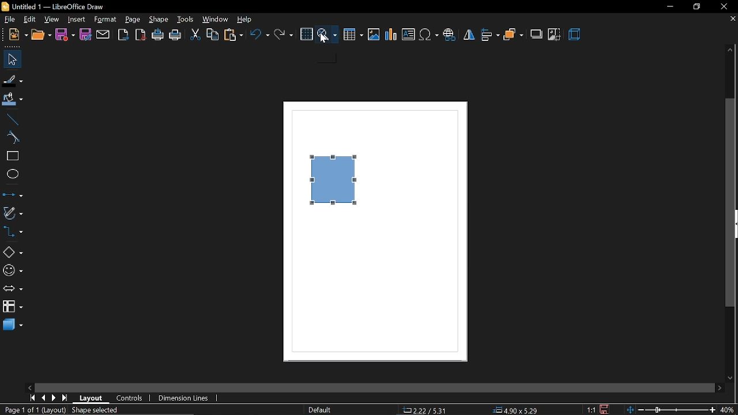 This screenshot has width=738, height=415. I want to click on curves and polygons, so click(12, 212).